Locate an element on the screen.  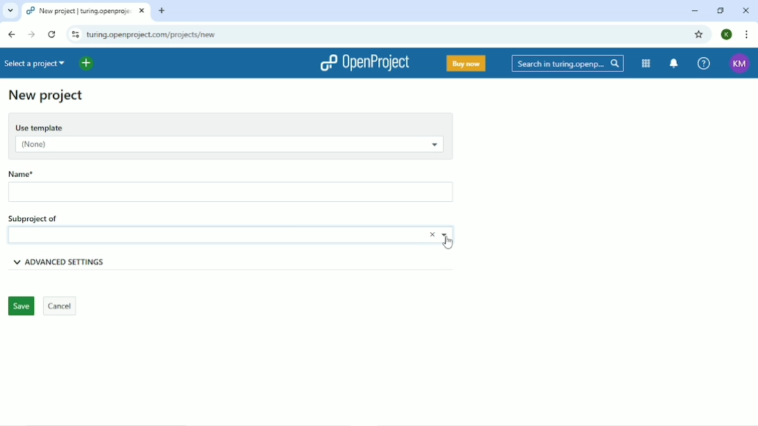
Close is located at coordinates (428, 235).